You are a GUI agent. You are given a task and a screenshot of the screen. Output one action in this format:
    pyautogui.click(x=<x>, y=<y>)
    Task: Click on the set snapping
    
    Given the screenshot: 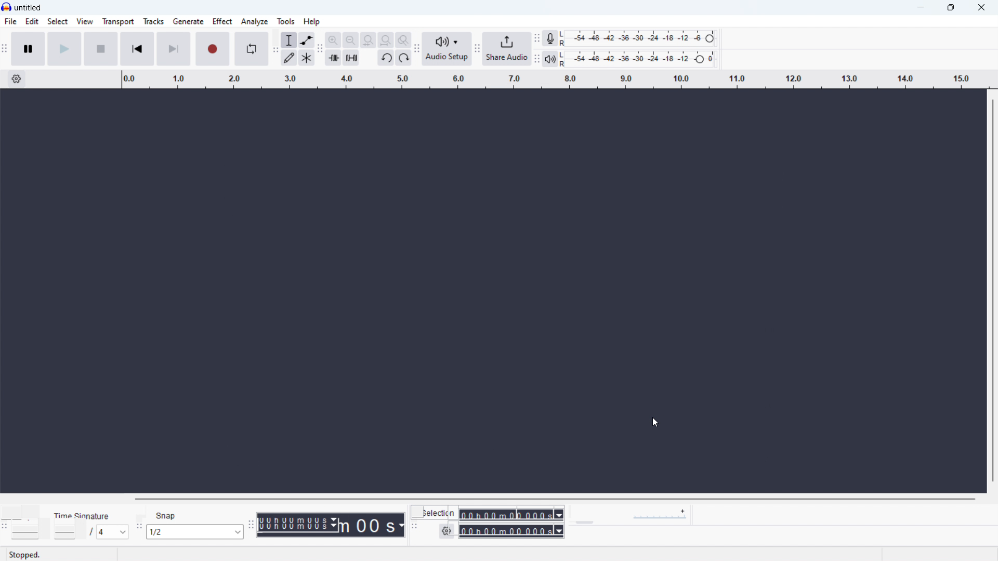 What is the action you would take?
    pyautogui.click(x=194, y=531)
    